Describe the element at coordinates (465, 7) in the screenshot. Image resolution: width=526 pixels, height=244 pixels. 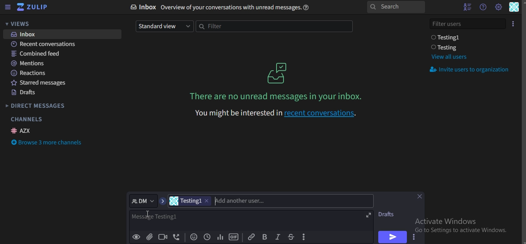
I see `hide userlist` at that location.